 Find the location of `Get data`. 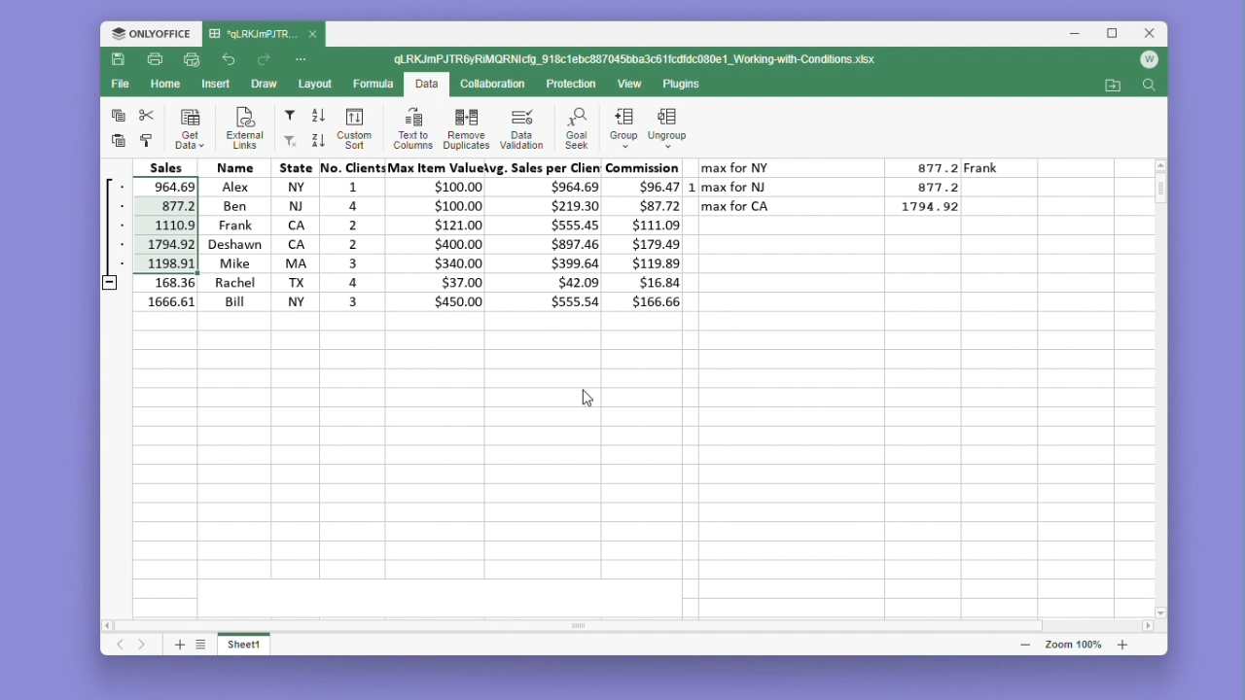

Get data is located at coordinates (191, 128).